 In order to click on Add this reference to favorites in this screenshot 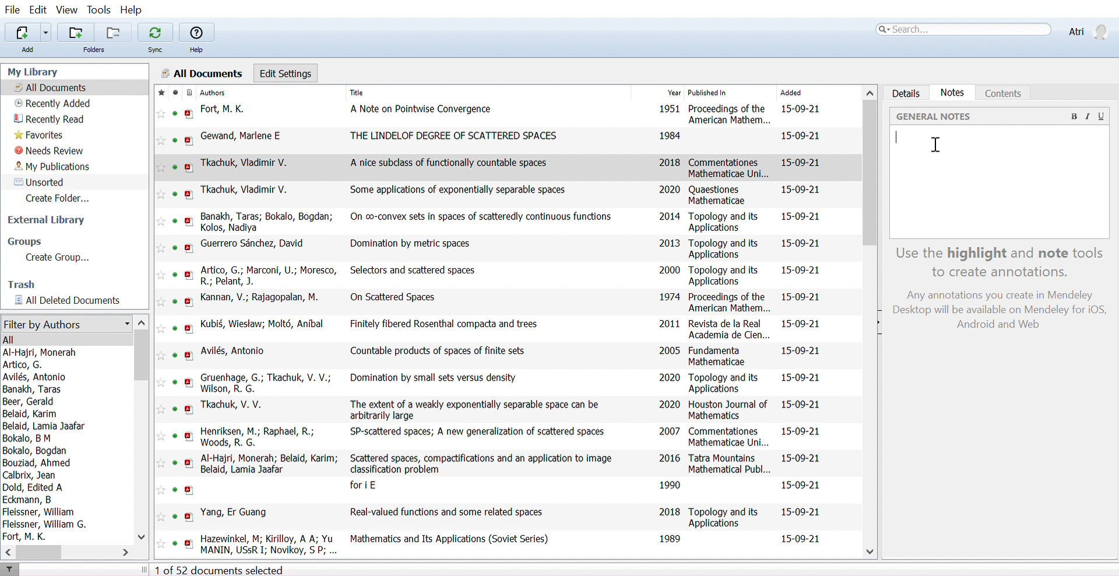, I will do `click(161, 221)`.